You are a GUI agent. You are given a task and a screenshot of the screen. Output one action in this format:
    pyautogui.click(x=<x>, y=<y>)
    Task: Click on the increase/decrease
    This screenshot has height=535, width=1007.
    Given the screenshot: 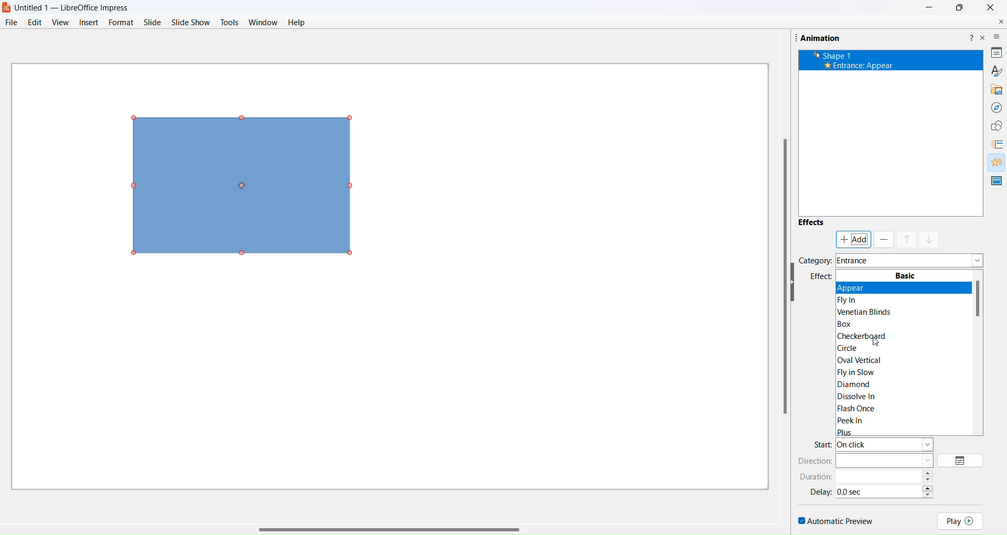 What is the action you would take?
    pyautogui.click(x=929, y=489)
    